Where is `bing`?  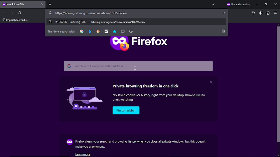
bing is located at coordinates (90, 31).